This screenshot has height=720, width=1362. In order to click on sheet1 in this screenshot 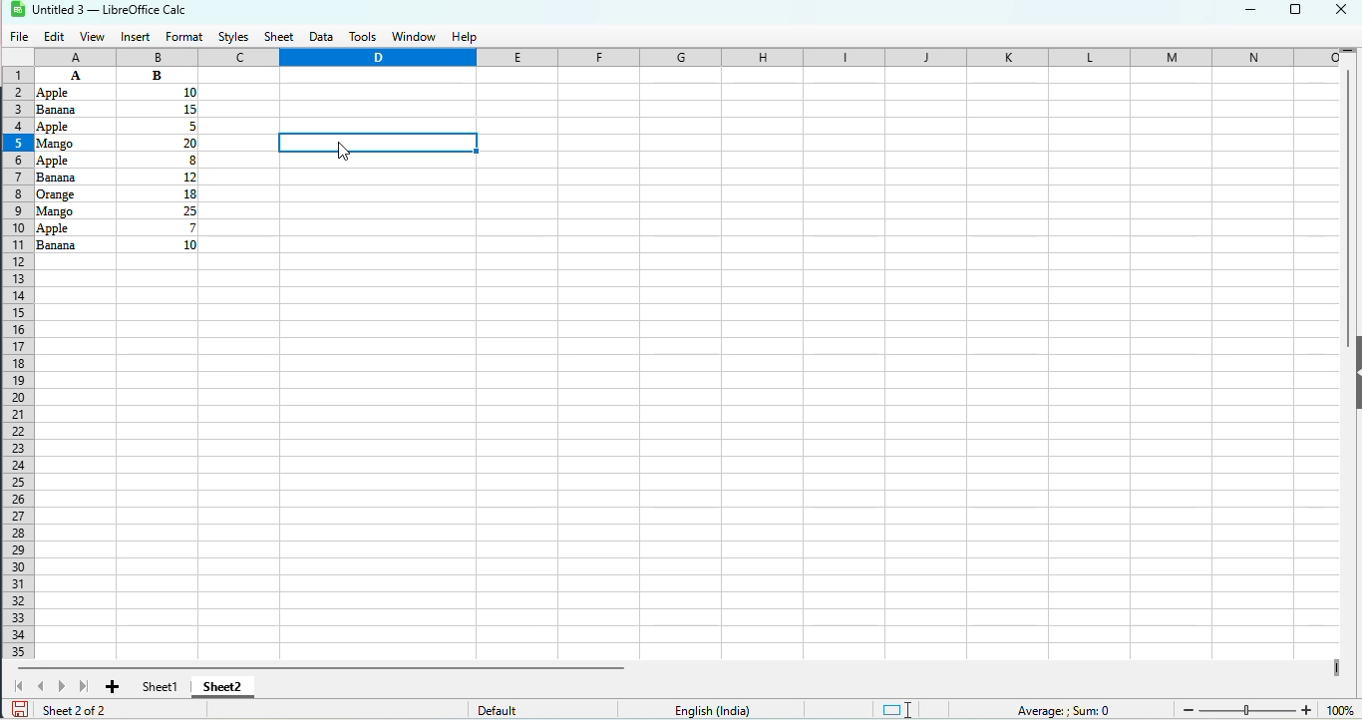, I will do `click(161, 686)`.